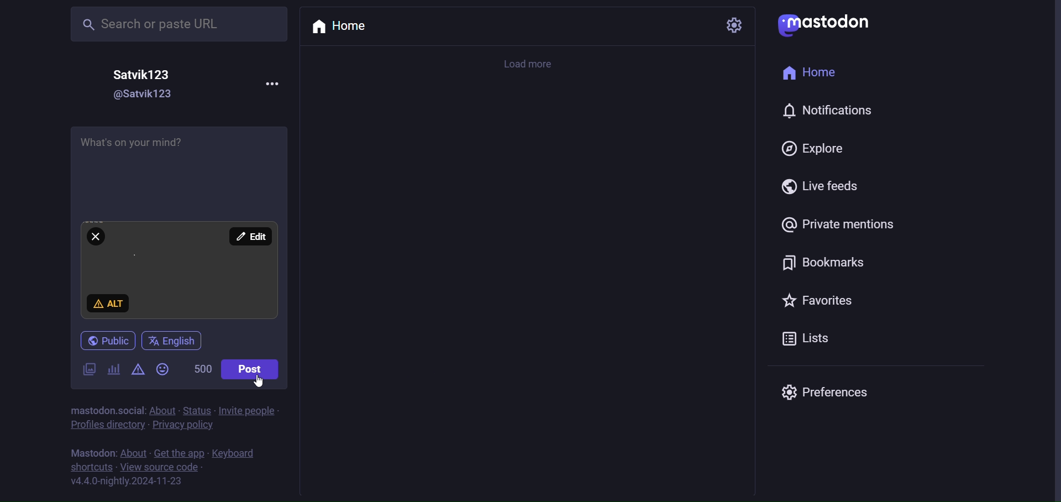 The image size is (1061, 502). What do you see at coordinates (178, 24) in the screenshot?
I see `Search or paste URL` at bounding box center [178, 24].